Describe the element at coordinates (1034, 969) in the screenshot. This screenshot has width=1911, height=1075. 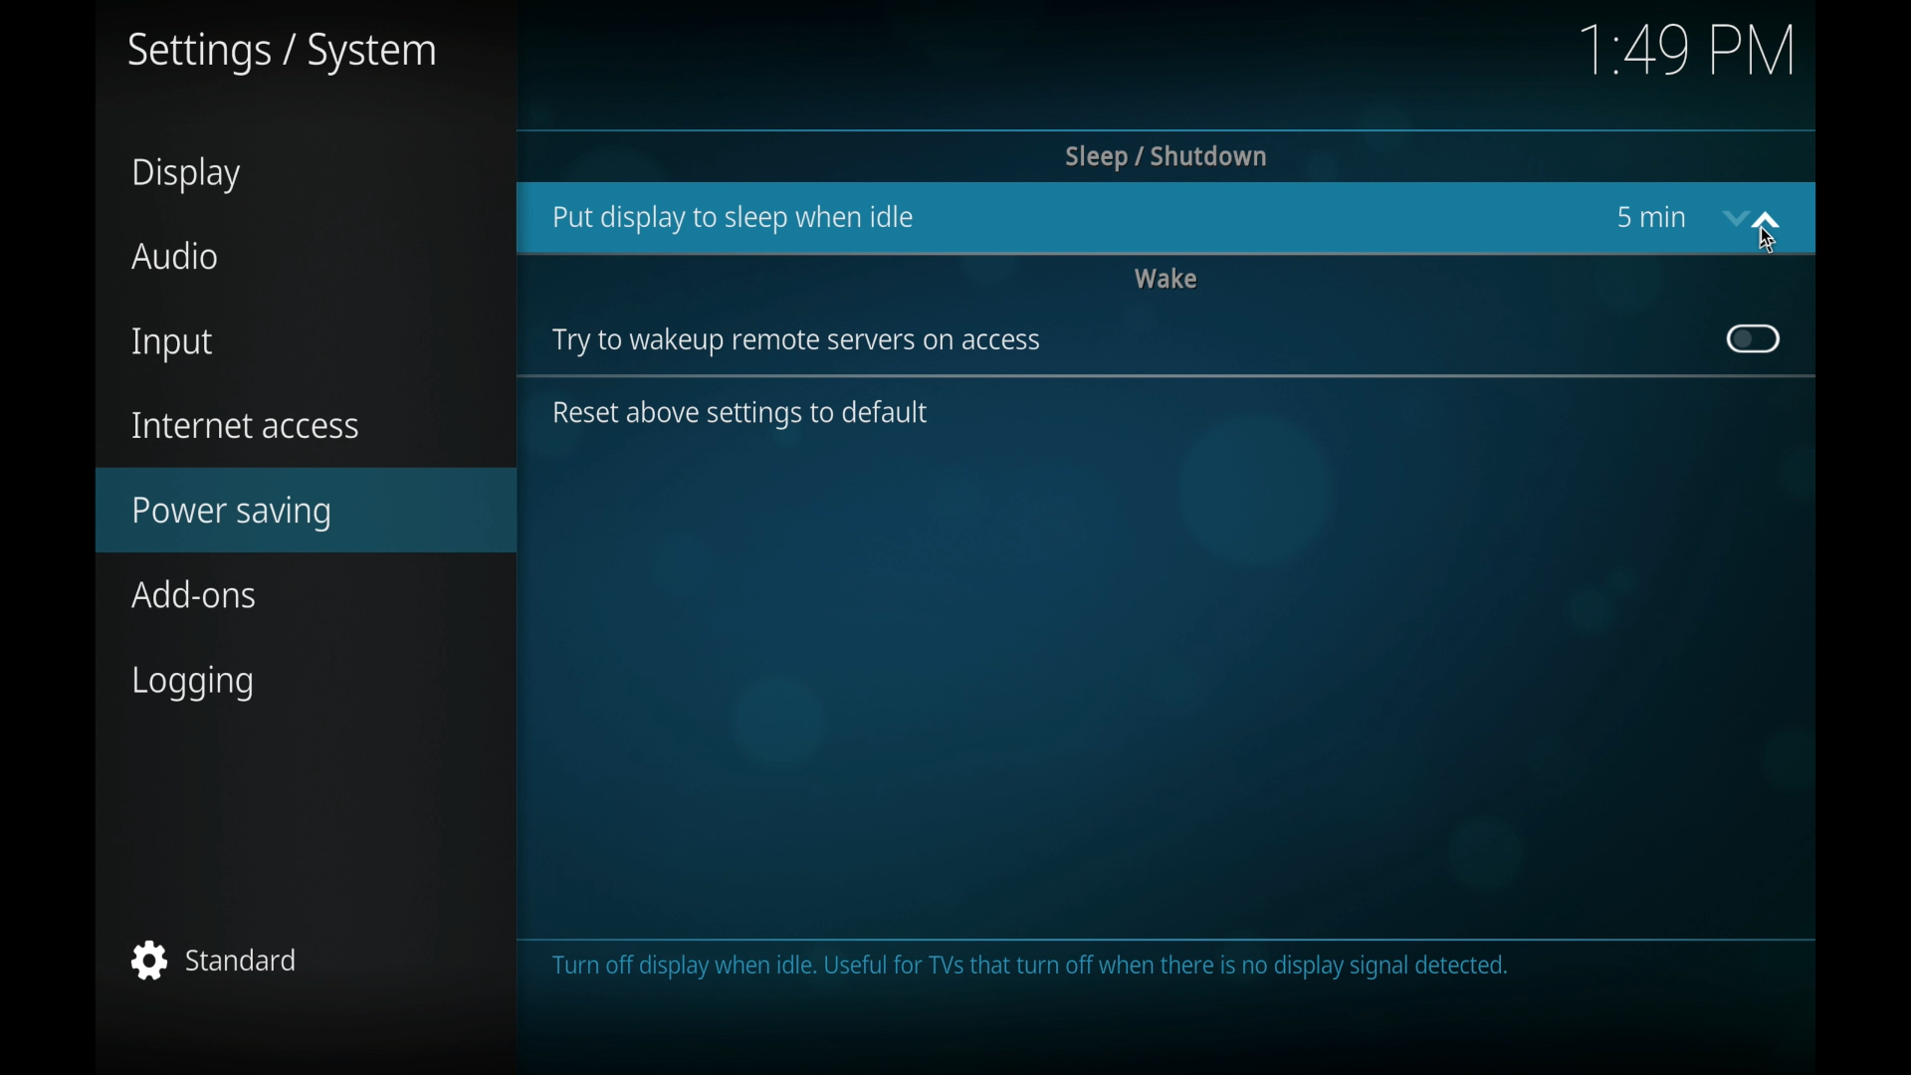
I see `Turn off display when idle. Useful for TVs that turn off when there is no display signal detected.` at that location.